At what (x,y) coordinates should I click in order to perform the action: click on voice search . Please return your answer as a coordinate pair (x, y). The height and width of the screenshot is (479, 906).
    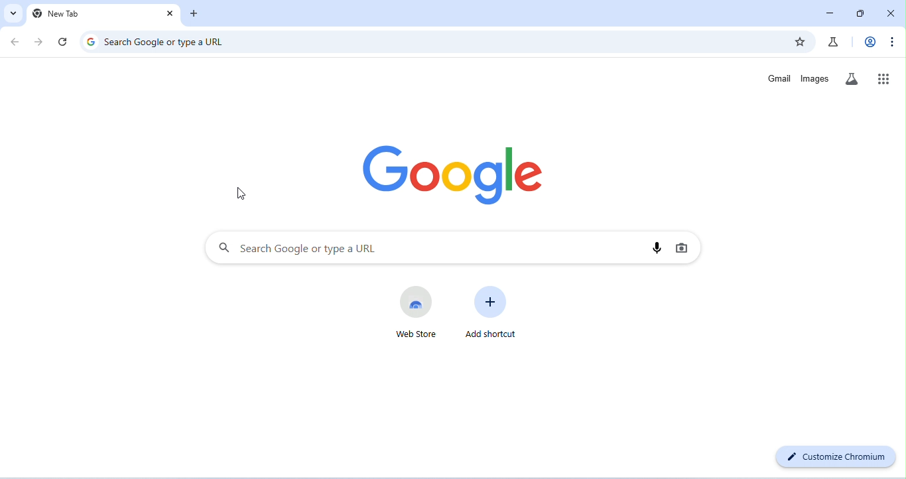
    Looking at the image, I should click on (656, 248).